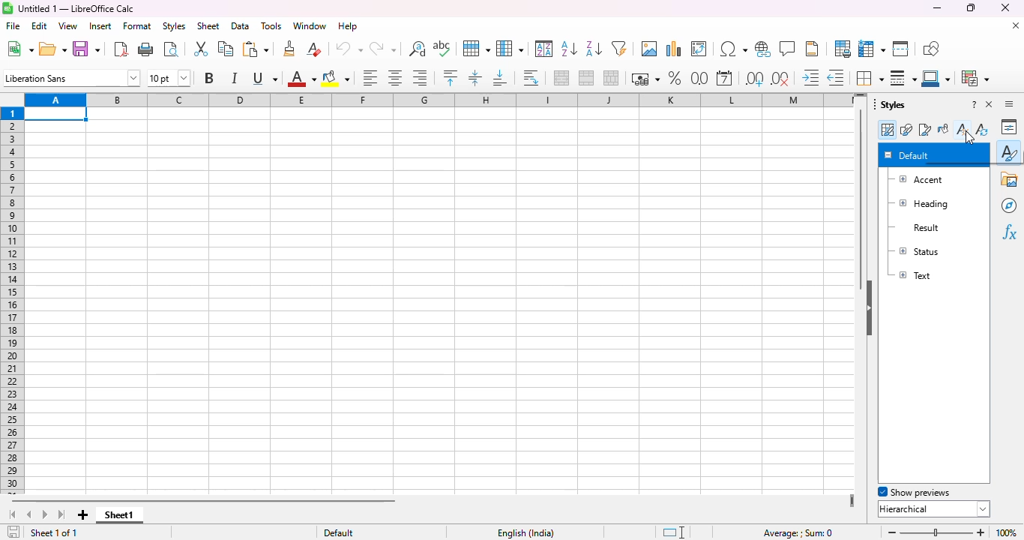  Describe the element at coordinates (914, 228) in the screenshot. I see `result` at that location.